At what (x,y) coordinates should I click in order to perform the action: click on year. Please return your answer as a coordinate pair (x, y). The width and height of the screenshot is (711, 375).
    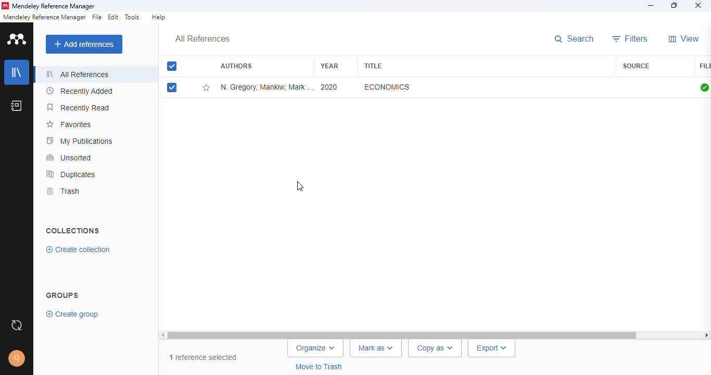
    Looking at the image, I should click on (329, 66).